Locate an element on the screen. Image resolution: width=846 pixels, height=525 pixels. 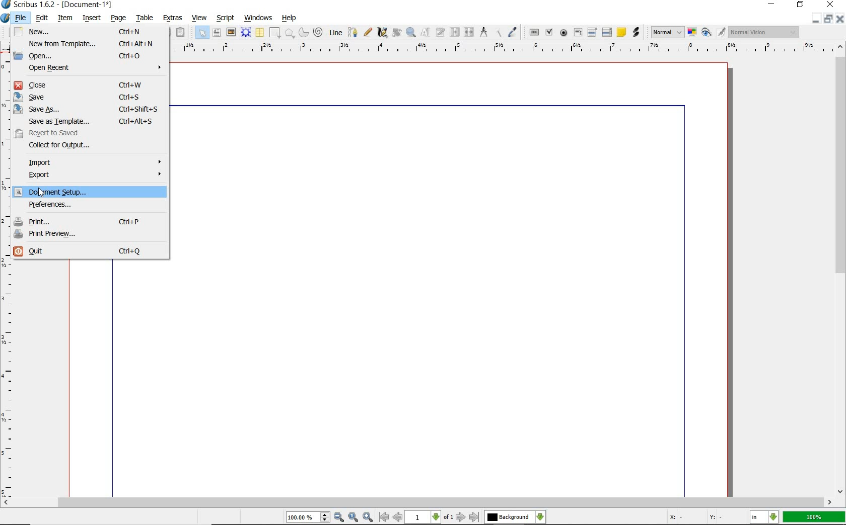
close is located at coordinates (830, 4).